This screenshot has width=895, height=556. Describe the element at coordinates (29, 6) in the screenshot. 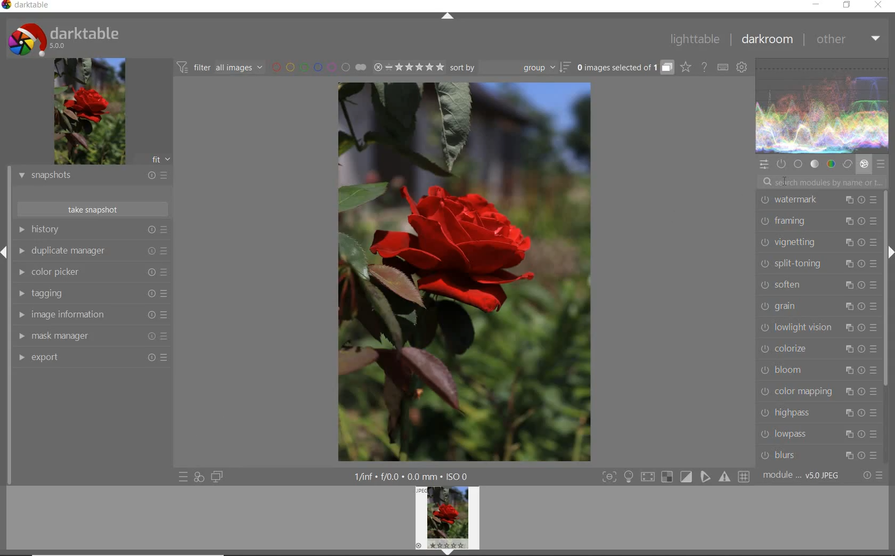

I see `system name` at that location.